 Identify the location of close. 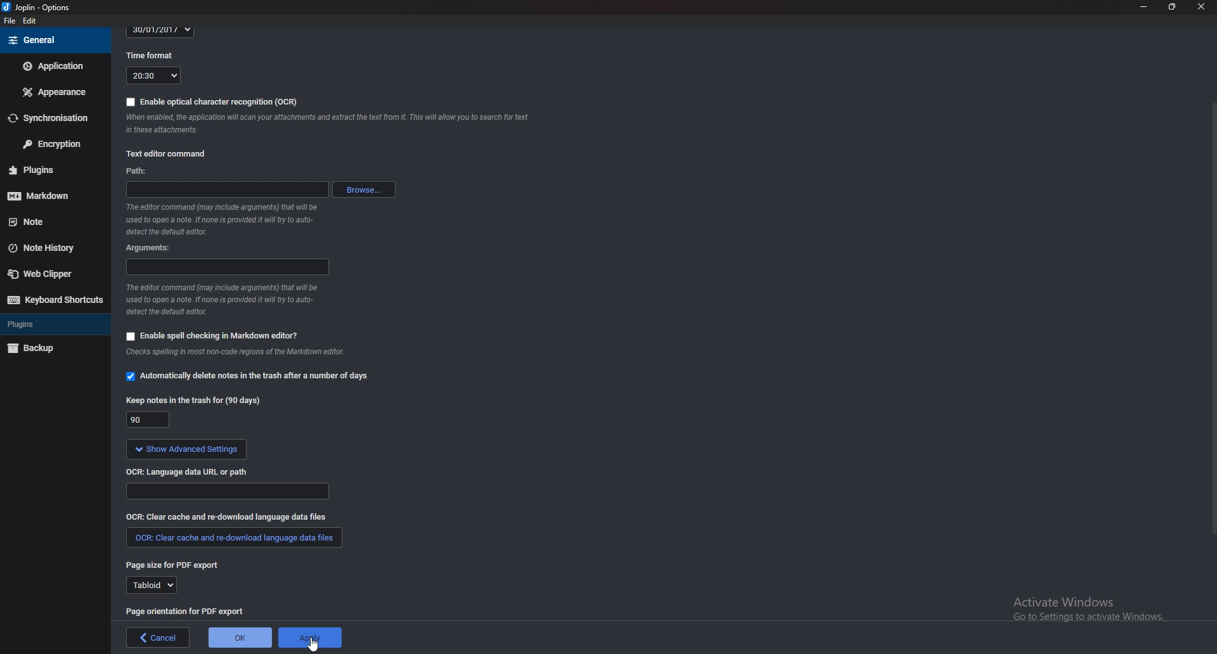
(1200, 8).